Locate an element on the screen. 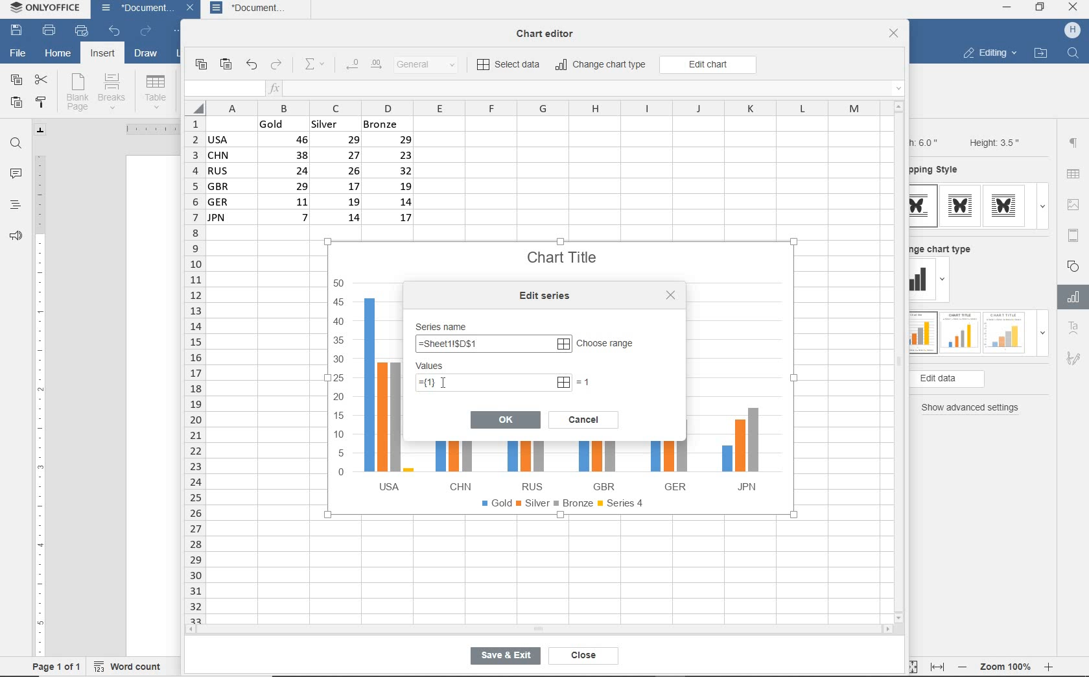 This screenshot has height=677, width=1089. editing is located at coordinates (989, 54).